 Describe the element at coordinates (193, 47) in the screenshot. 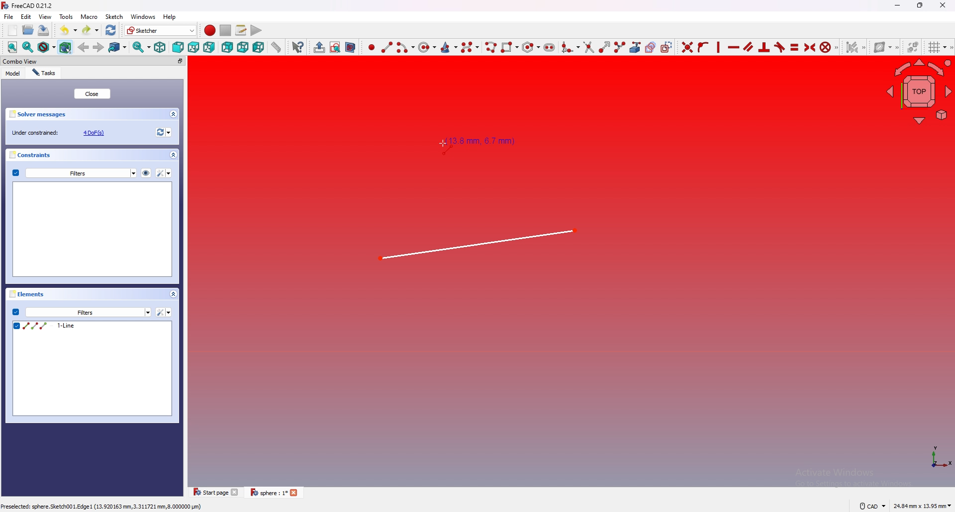

I see `Top` at that location.